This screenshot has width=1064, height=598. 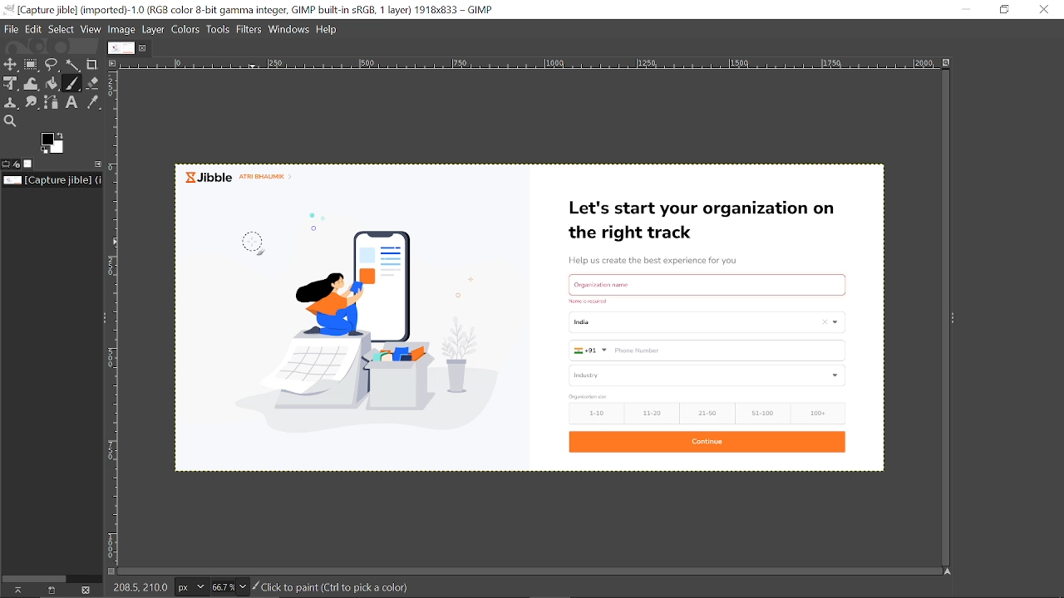 I want to click on Tool options, so click(x=7, y=164).